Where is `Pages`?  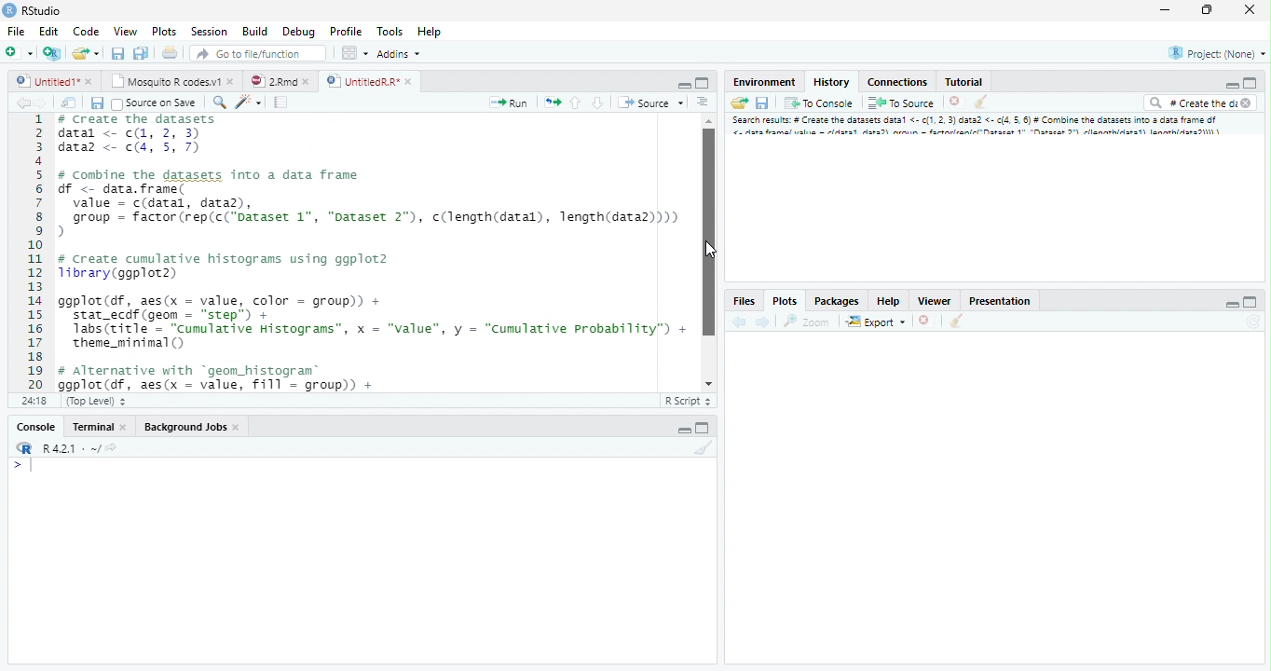
Pages is located at coordinates (280, 103).